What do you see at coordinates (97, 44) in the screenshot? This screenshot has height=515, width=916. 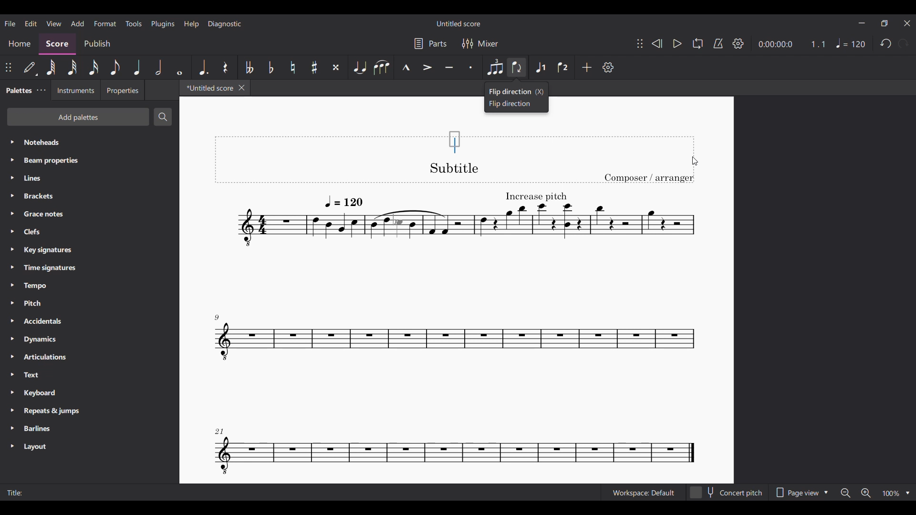 I see `Publish section` at bounding box center [97, 44].